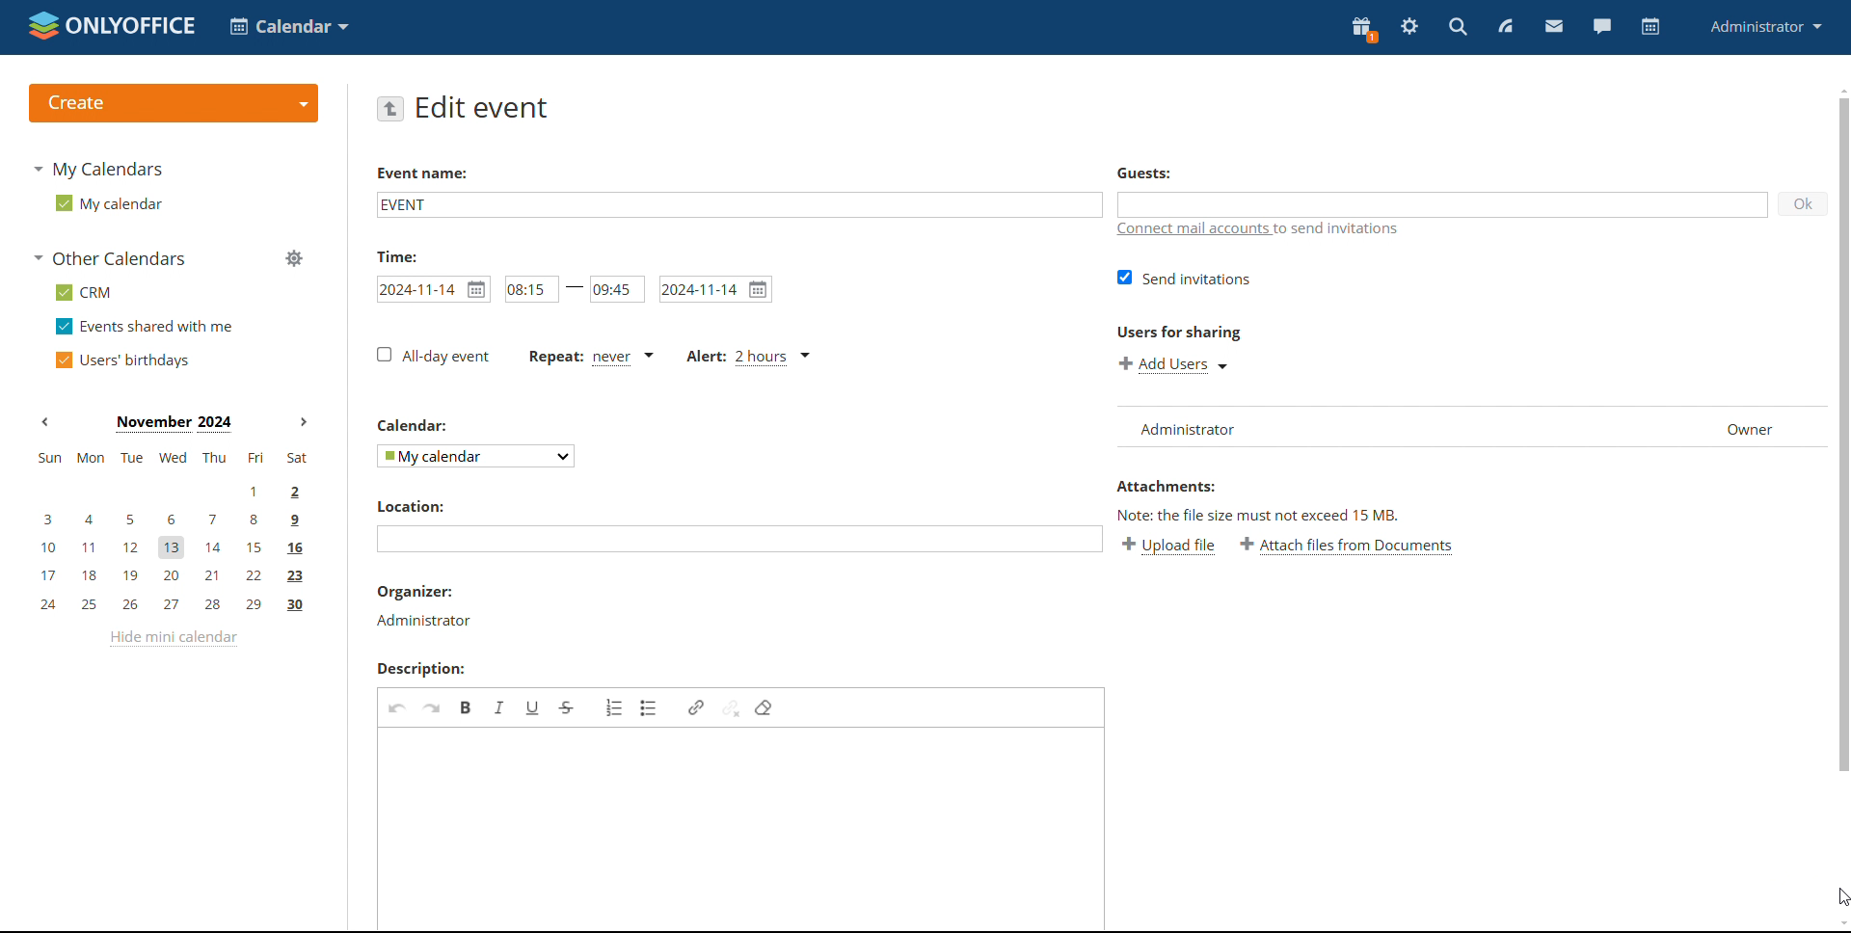 This screenshot has height=933, width=1851. What do you see at coordinates (739, 205) in the screenshot?
I see `add event name` at bounding box center [739, 205].